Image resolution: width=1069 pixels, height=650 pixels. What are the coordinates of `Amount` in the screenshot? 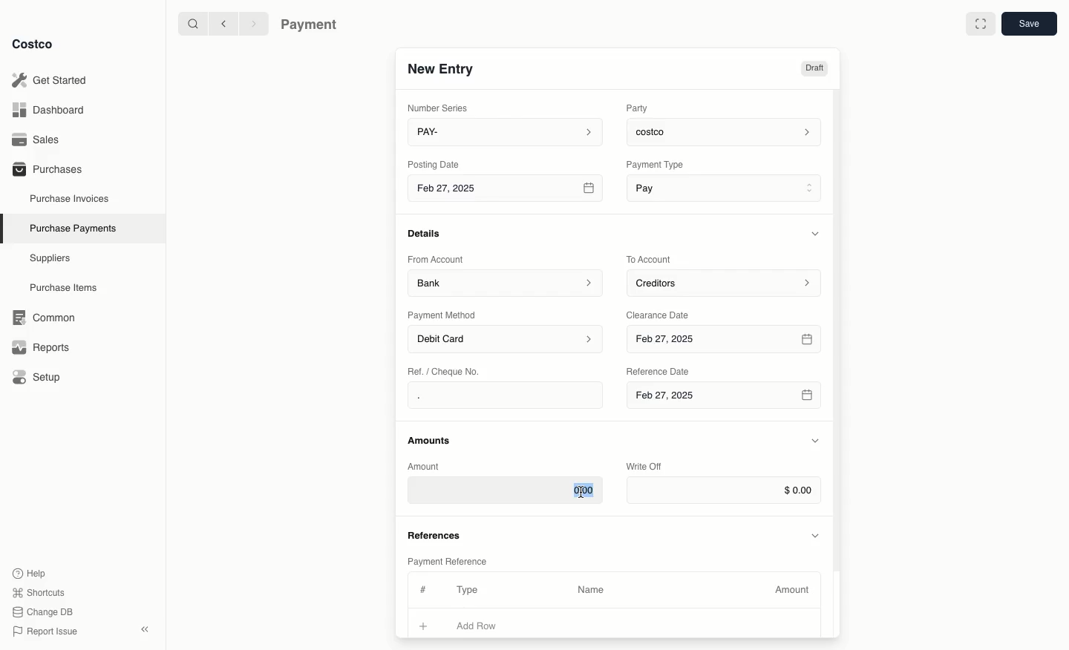 It's located at (426, 466).